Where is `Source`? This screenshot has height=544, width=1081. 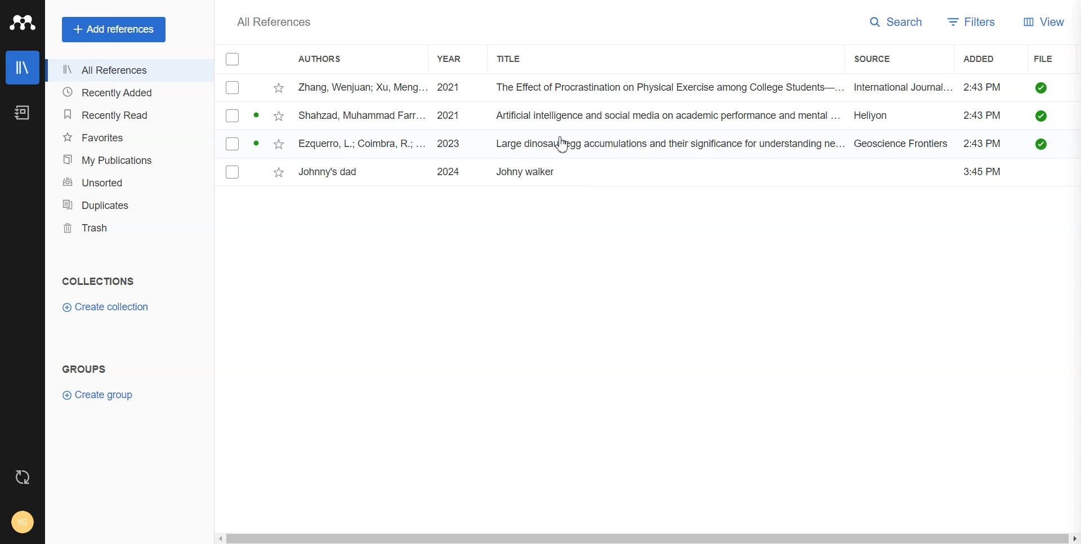 Source is located at coordinates (887, 59).